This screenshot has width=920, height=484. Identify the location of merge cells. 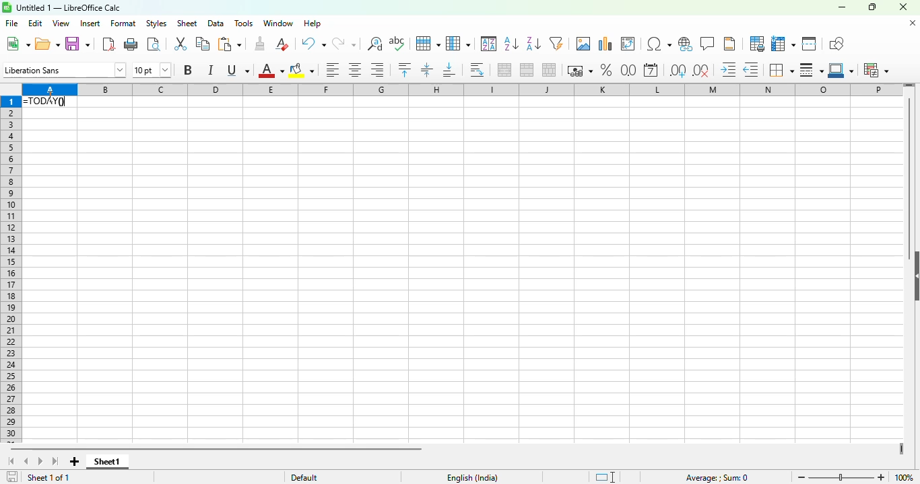
(527, 70).